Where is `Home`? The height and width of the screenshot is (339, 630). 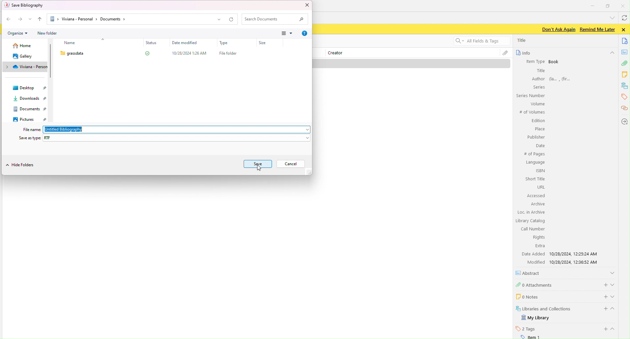 Home is located at coordinates (24, 47).